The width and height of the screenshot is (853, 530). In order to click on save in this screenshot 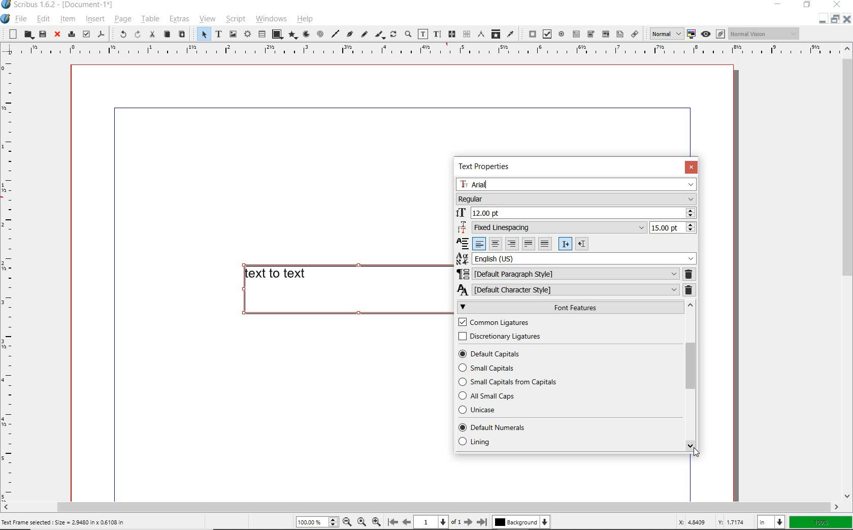, I will do `click(42, 34)`.